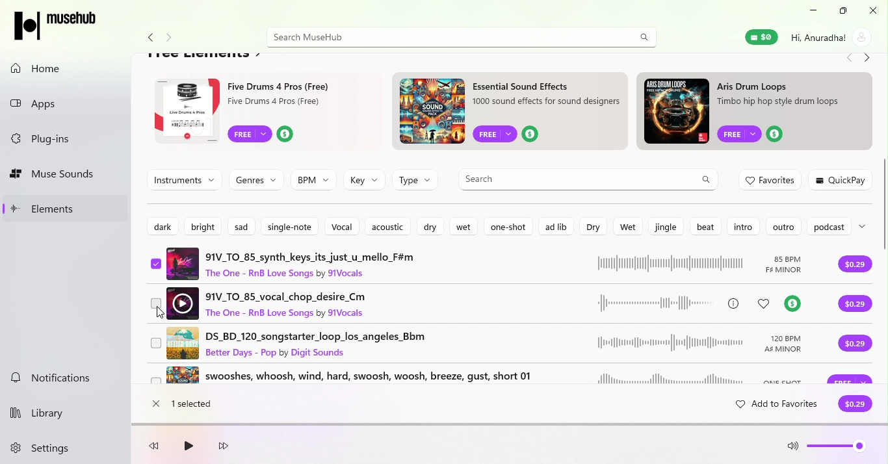  Describe the element at coordinates (856, 305) in the screenshot. I see `Purchase` at that location.